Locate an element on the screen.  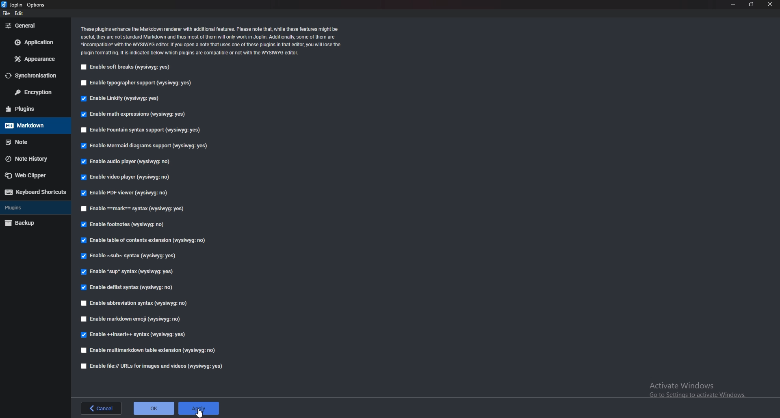
Enable insert syntax is located at coordinates (134, 336).